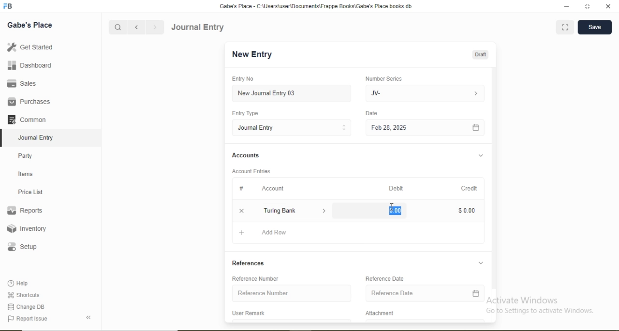 The height and width of the screenshot is (331, 619). I want to click on Purchases, so click(29, 102).